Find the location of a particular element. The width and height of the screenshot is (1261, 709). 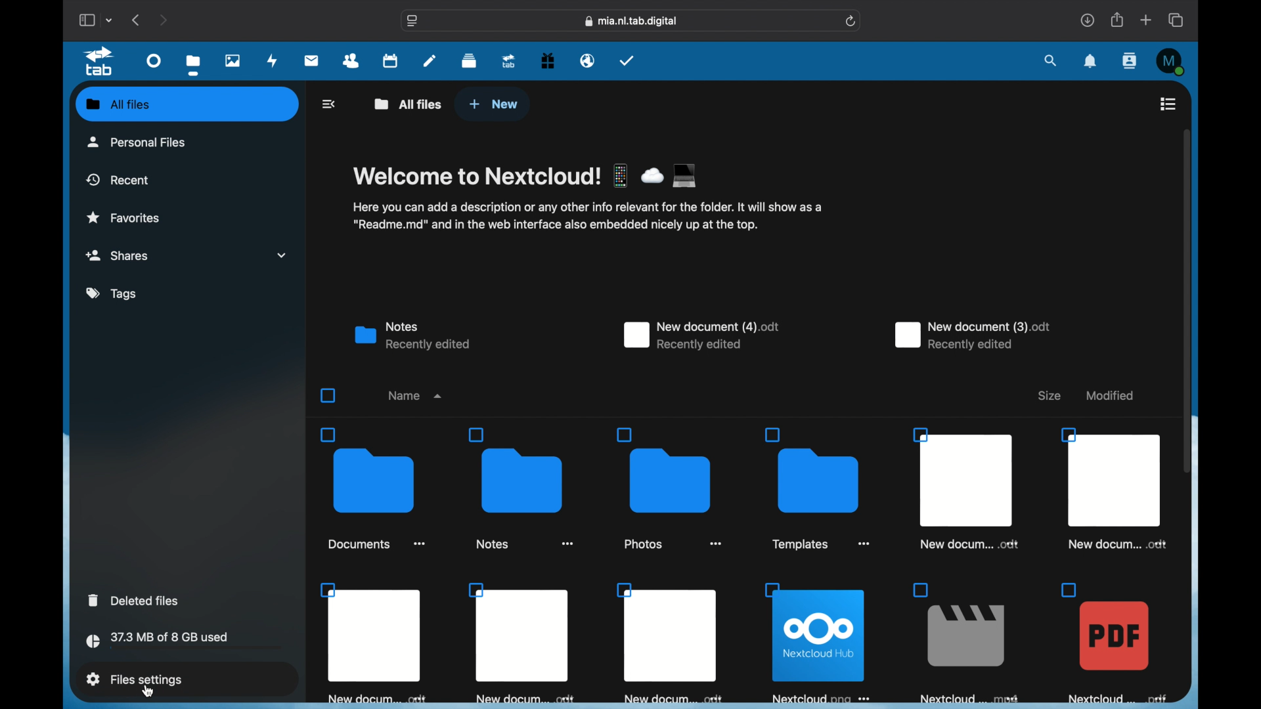

free trial is located at coordinates (548, 62).